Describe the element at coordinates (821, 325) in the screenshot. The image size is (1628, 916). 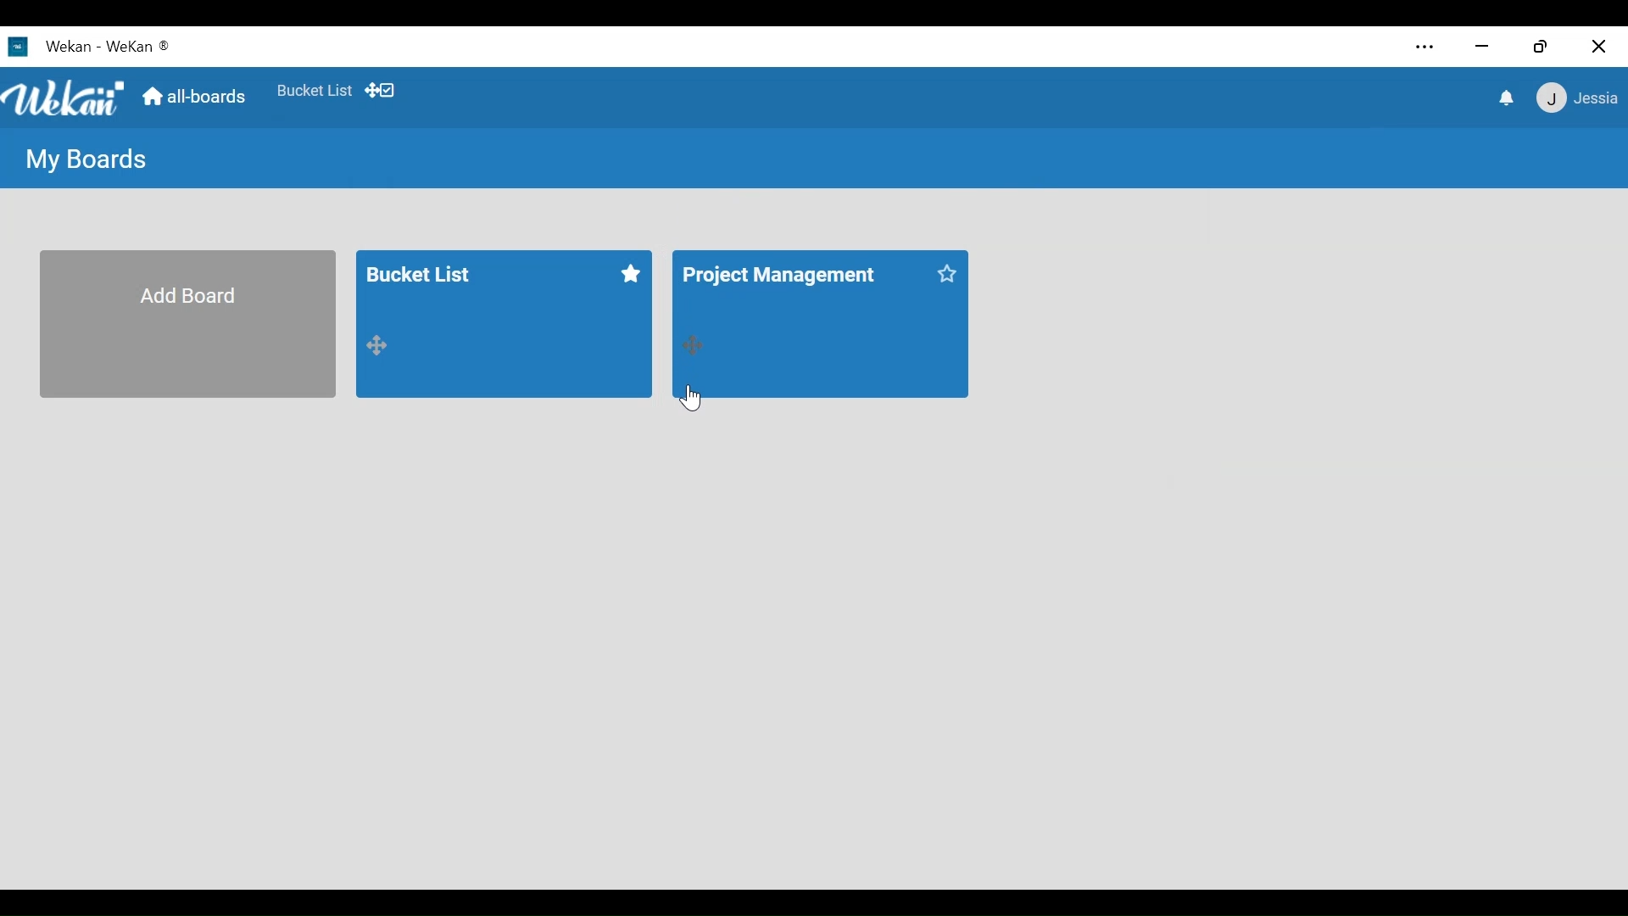
I see `Board` at that location.